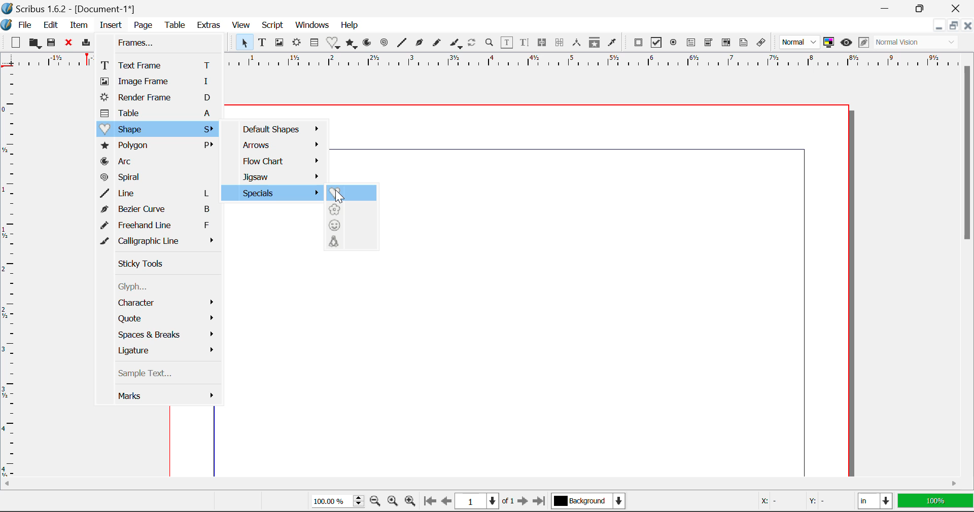  What do you see at coordinates (273, 192) in the screenshot?
I see `Specials menu open` at bounding box center [273, 192].